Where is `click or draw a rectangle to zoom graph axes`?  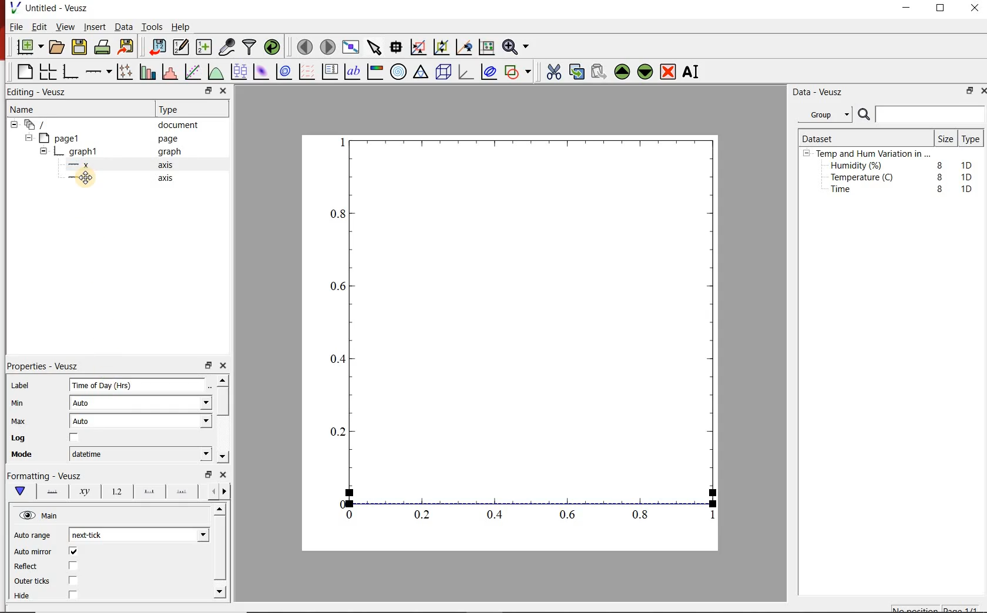
click or draw a rectangle to zoom graph axes is located at coordinates (420, 48).